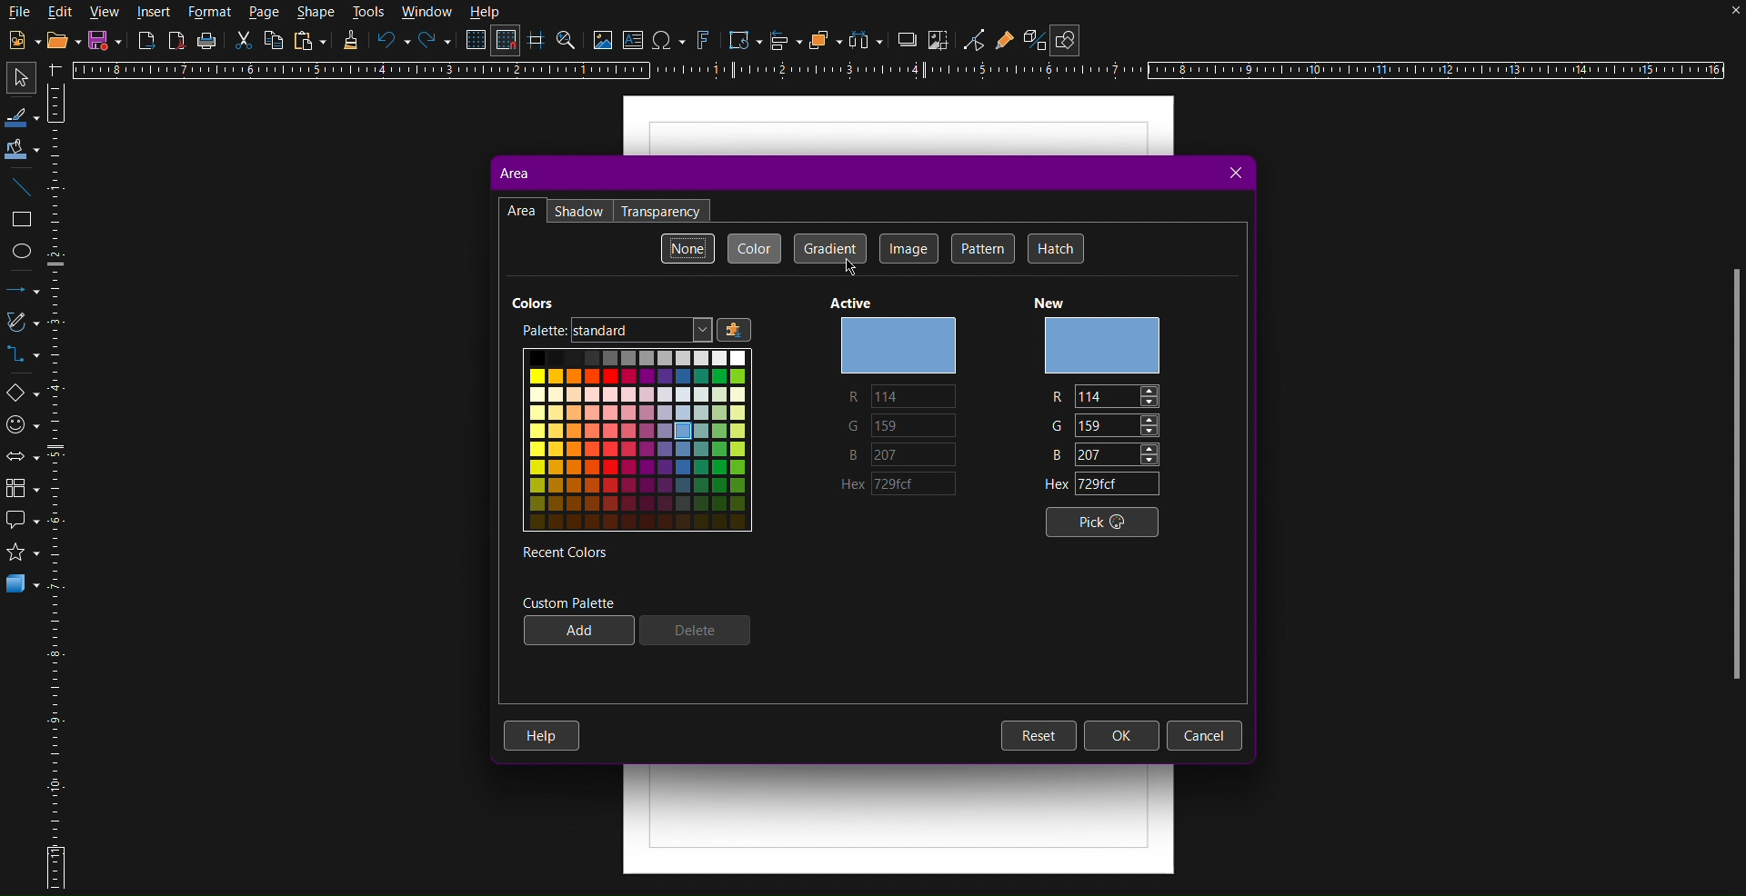 The image size is (1746, 896). I want to click on Colors, so click(532, 301).